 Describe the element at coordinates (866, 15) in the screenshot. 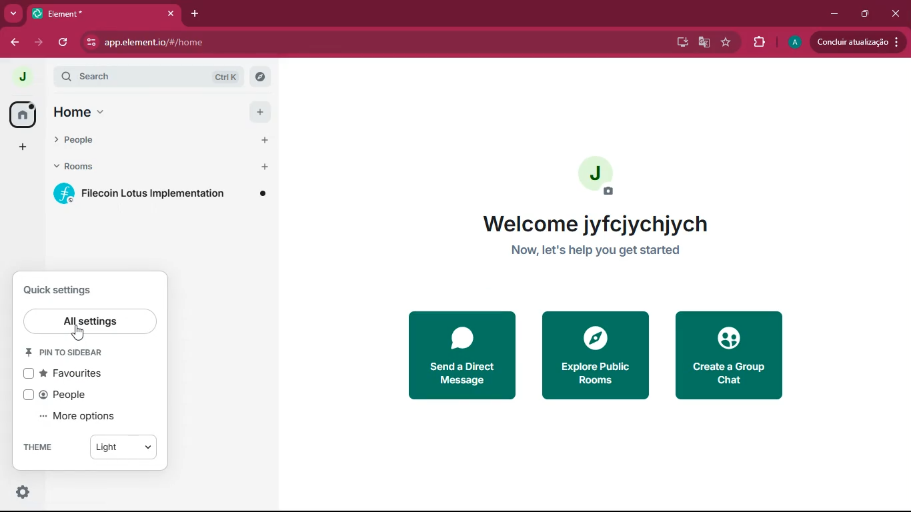

I see `maximize` at that location.